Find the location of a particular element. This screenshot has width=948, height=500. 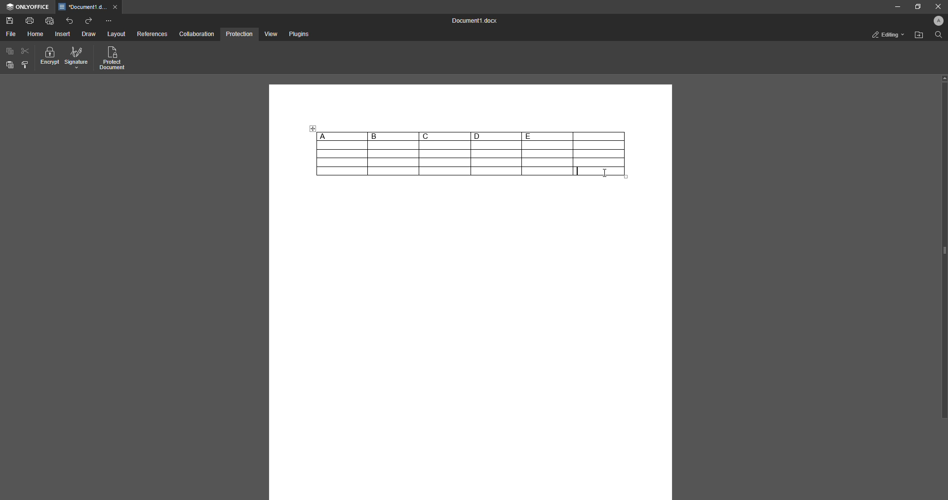

Minimize is located at coordinates (894, 7).